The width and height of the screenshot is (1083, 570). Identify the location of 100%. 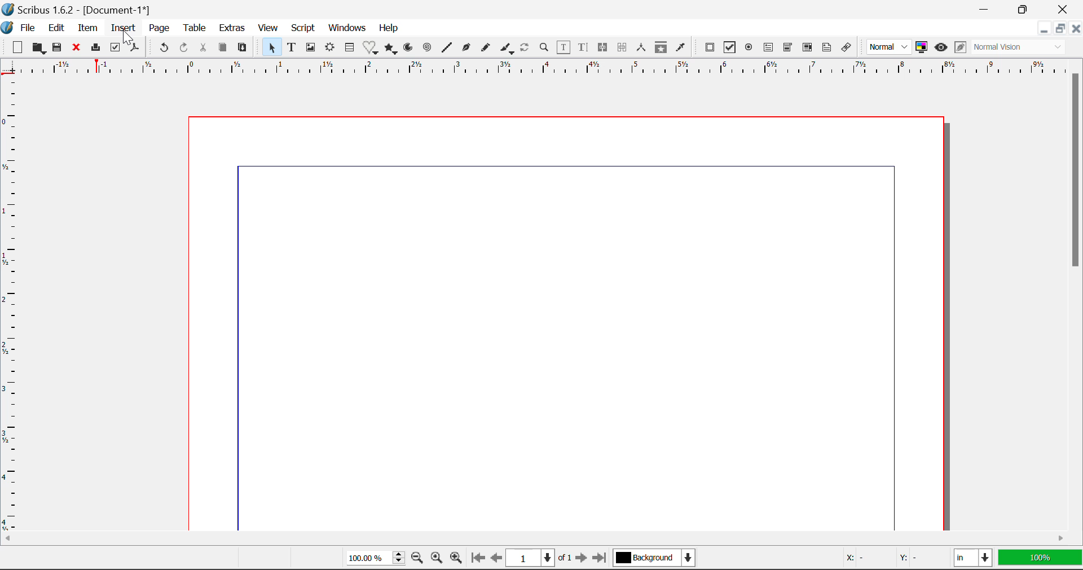
(1040, 559).